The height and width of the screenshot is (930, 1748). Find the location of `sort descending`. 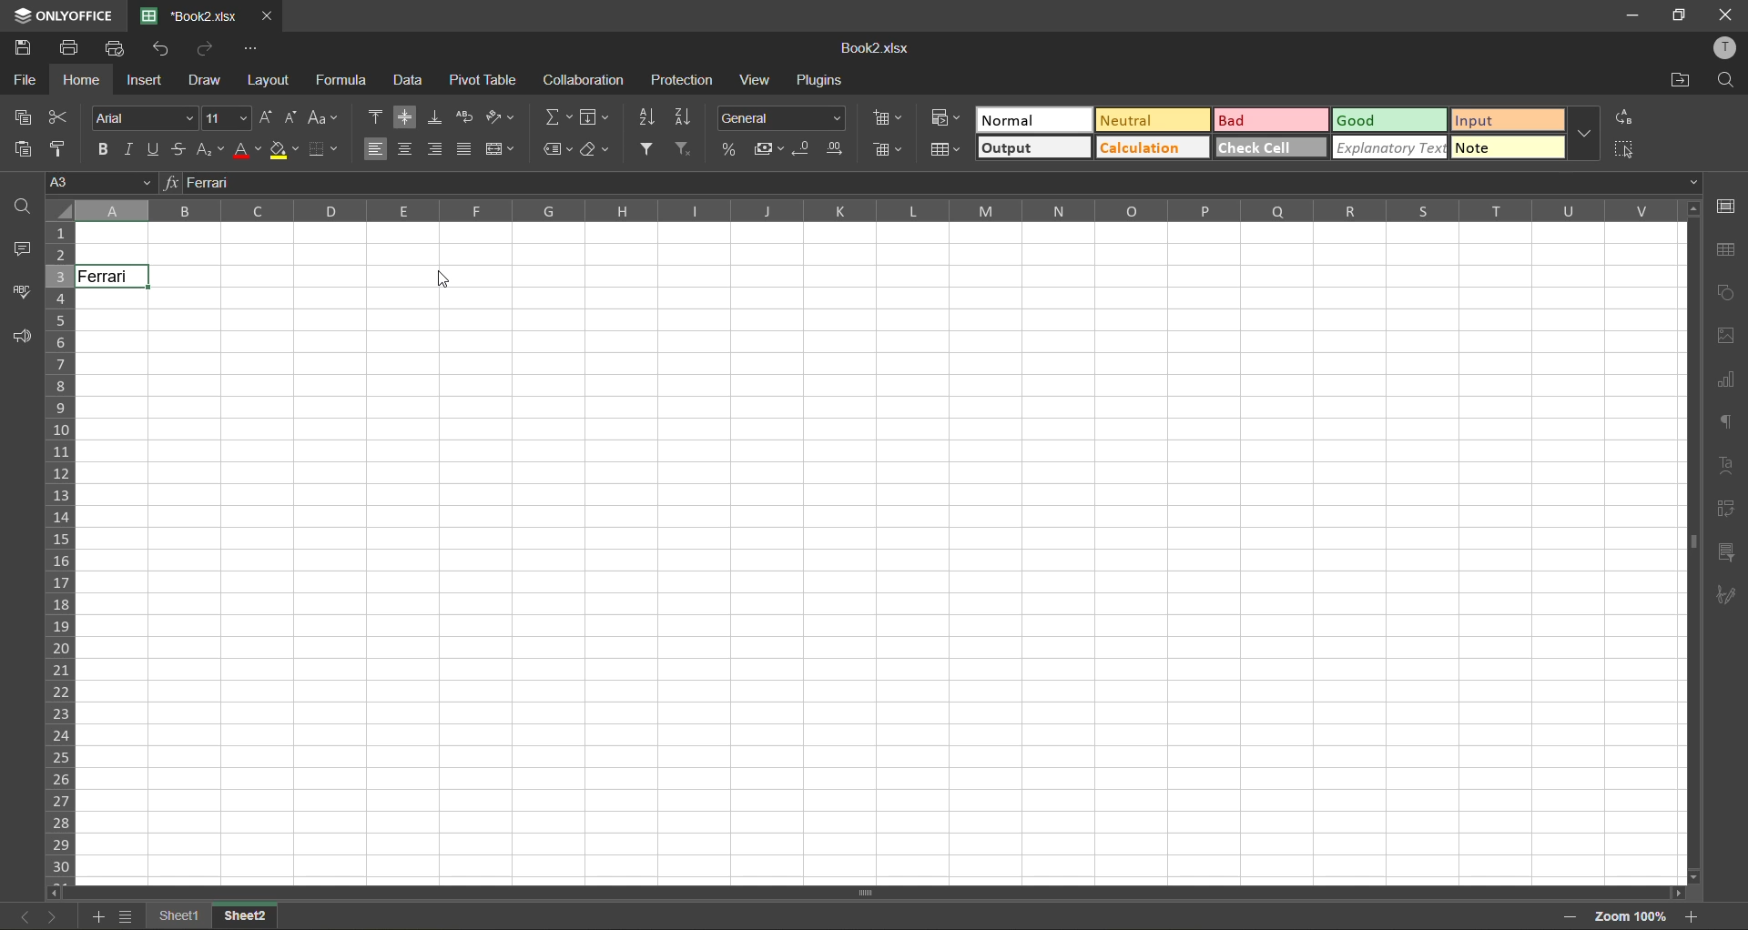

sort descending is located at coordinates (686, 116).